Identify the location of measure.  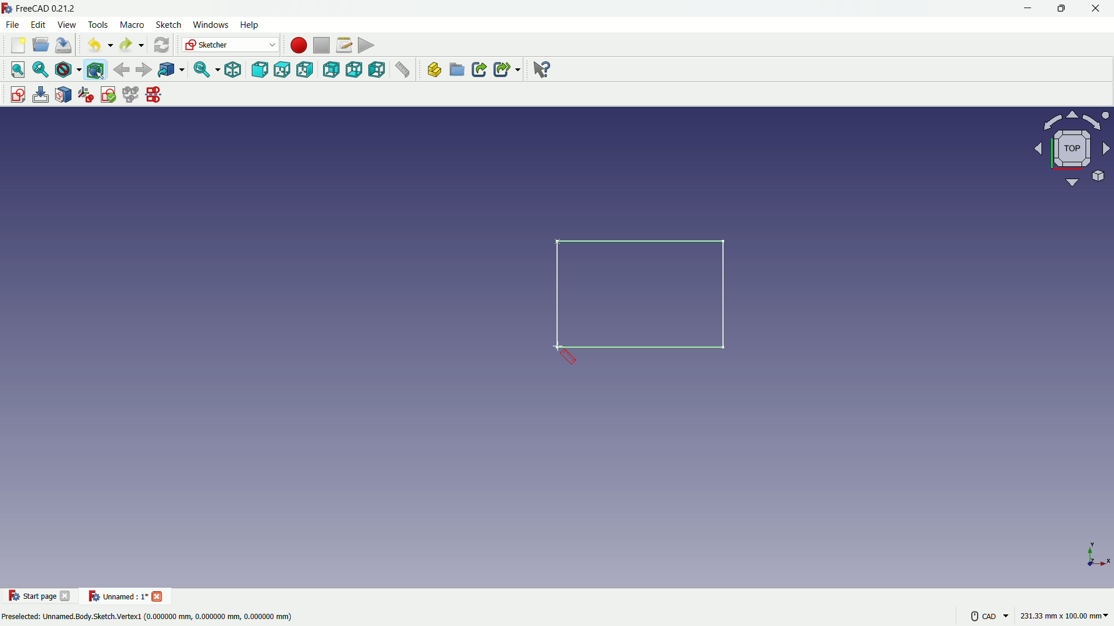
(404, 71).